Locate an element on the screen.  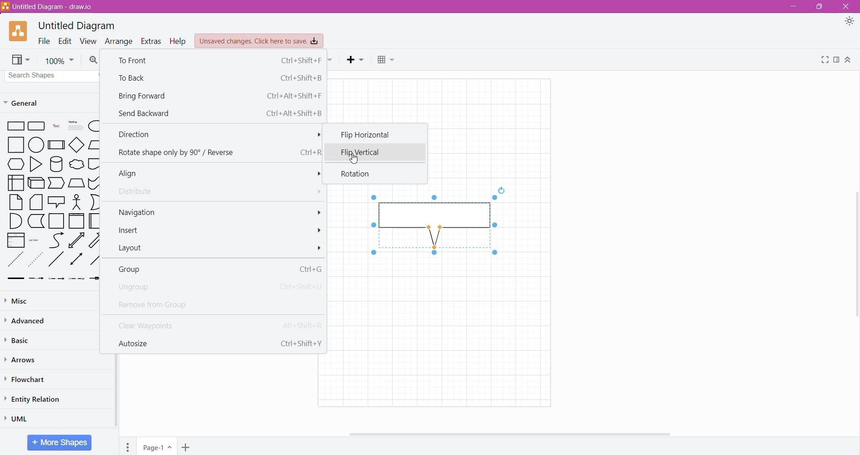
Ellipse is located at coordinates (93, 126).